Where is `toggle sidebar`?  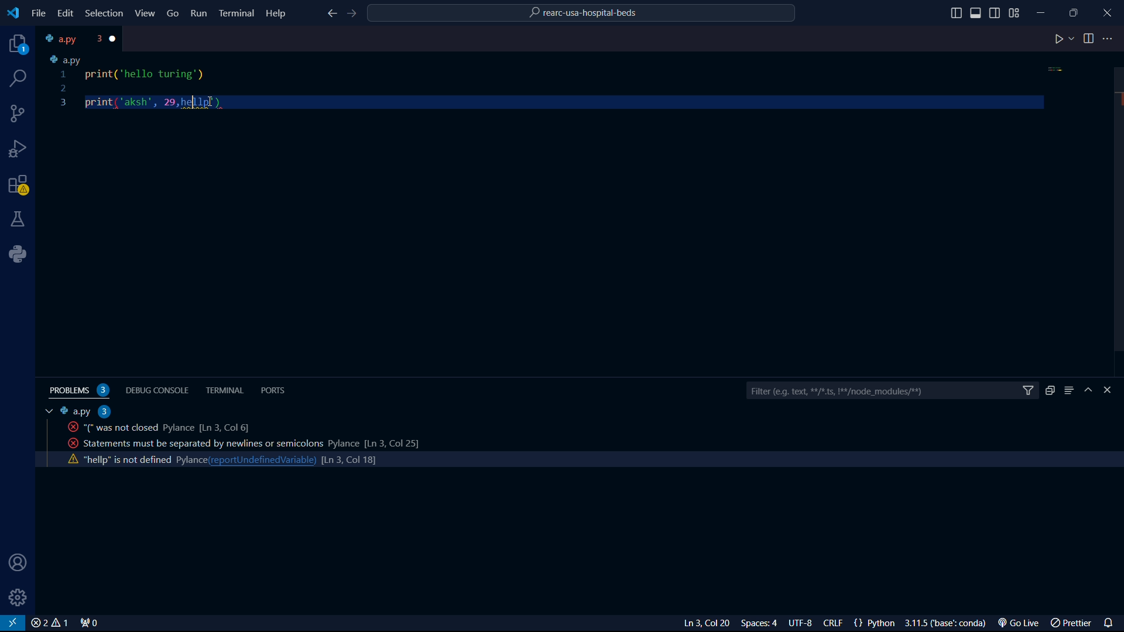
toggle sidebar is located at coordinates (956, 13).